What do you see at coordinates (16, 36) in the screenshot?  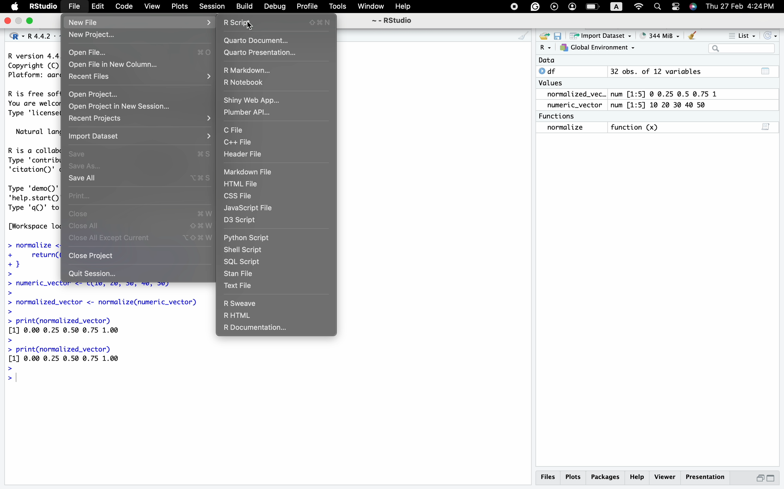 I see `R dropodown` at bounding box center [16, 36].